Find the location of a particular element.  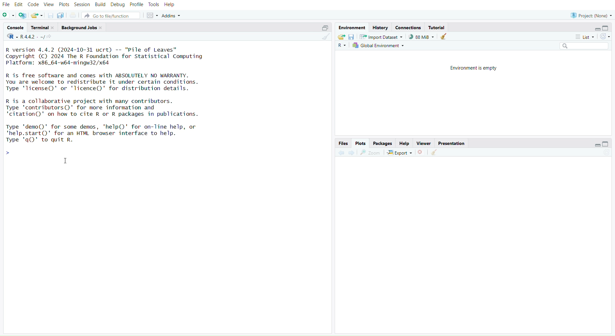

open an existing file is located at coordinates (36, 16).